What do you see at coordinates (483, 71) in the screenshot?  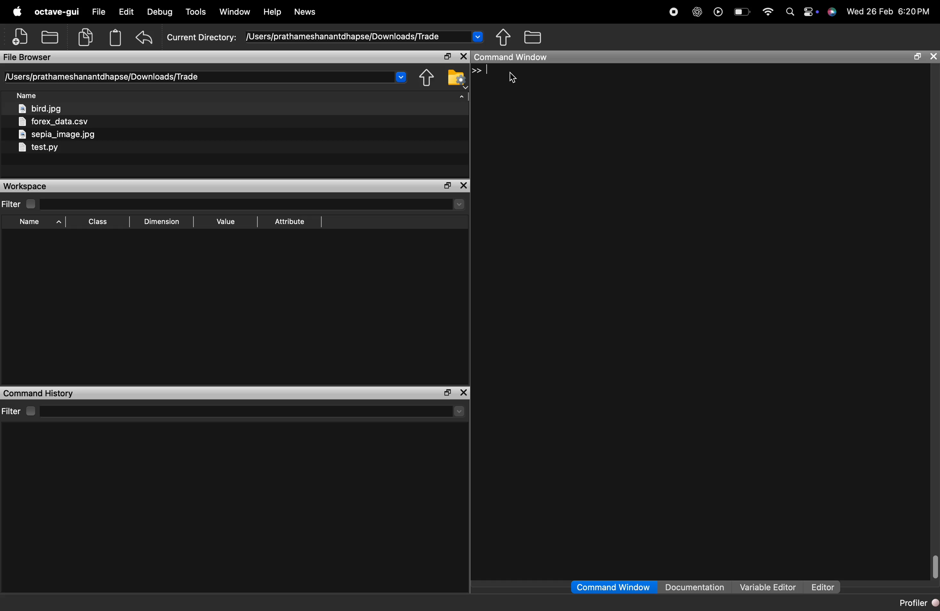 I see `typing cursor` at bounding box center [483, 71].